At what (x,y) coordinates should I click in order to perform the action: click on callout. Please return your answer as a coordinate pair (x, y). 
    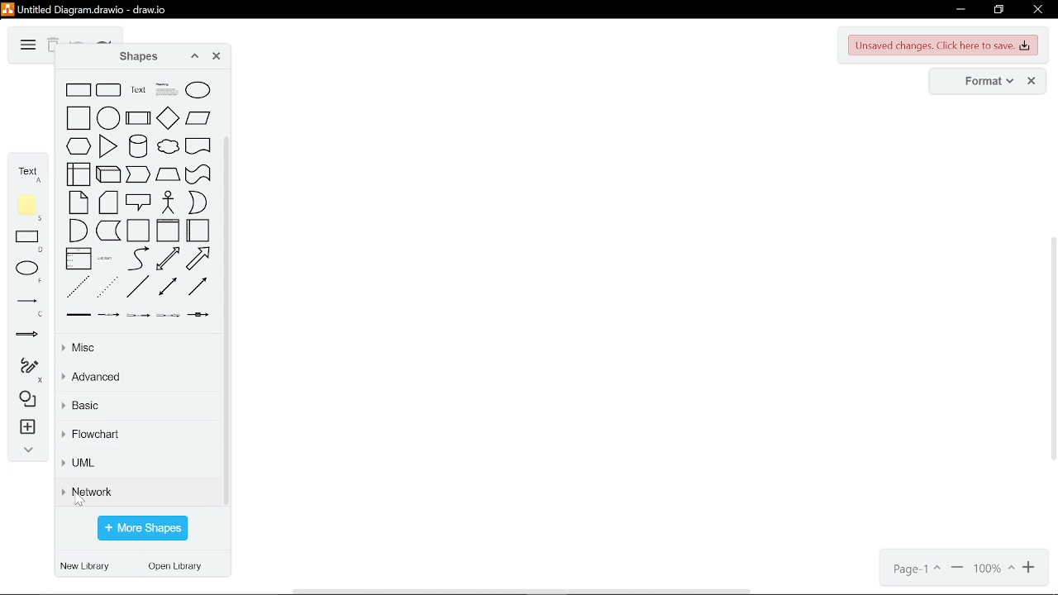
    Looking at the image, I should click on (139, 202).